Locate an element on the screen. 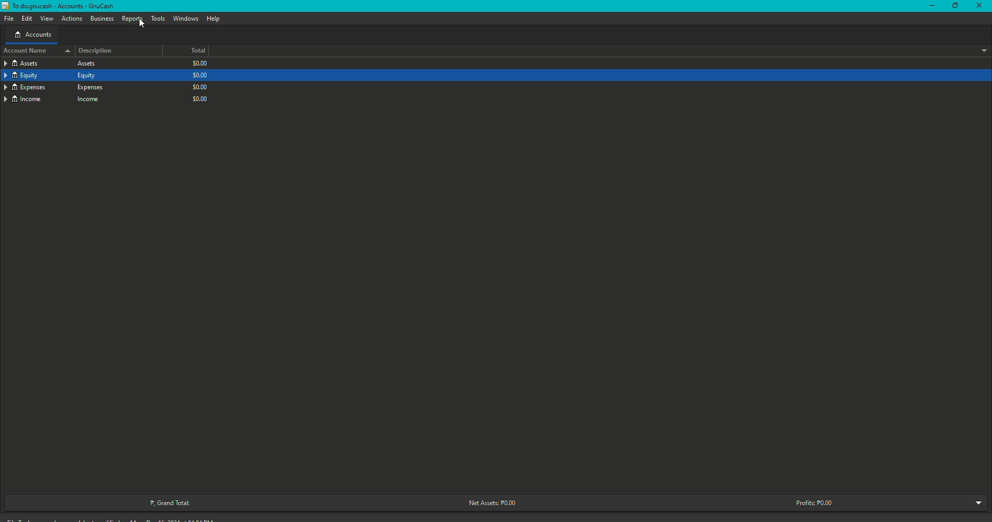 The image size is (992, 522). Drop down is located at coordinates (982, 50).